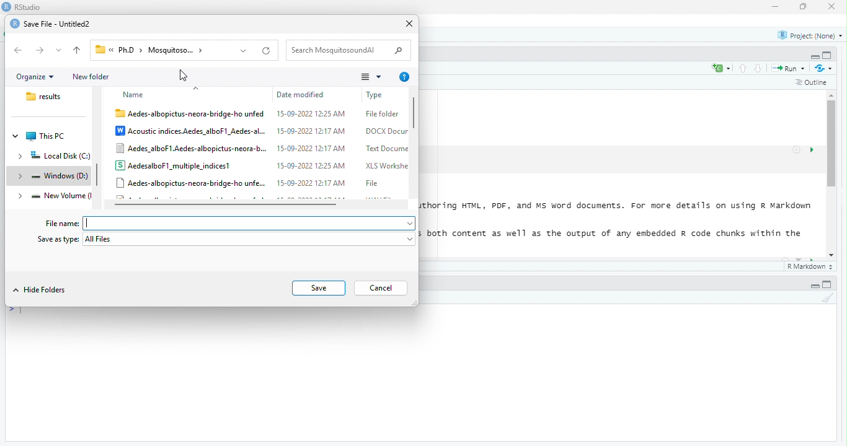  I want to click on insights, so click(812, 150).